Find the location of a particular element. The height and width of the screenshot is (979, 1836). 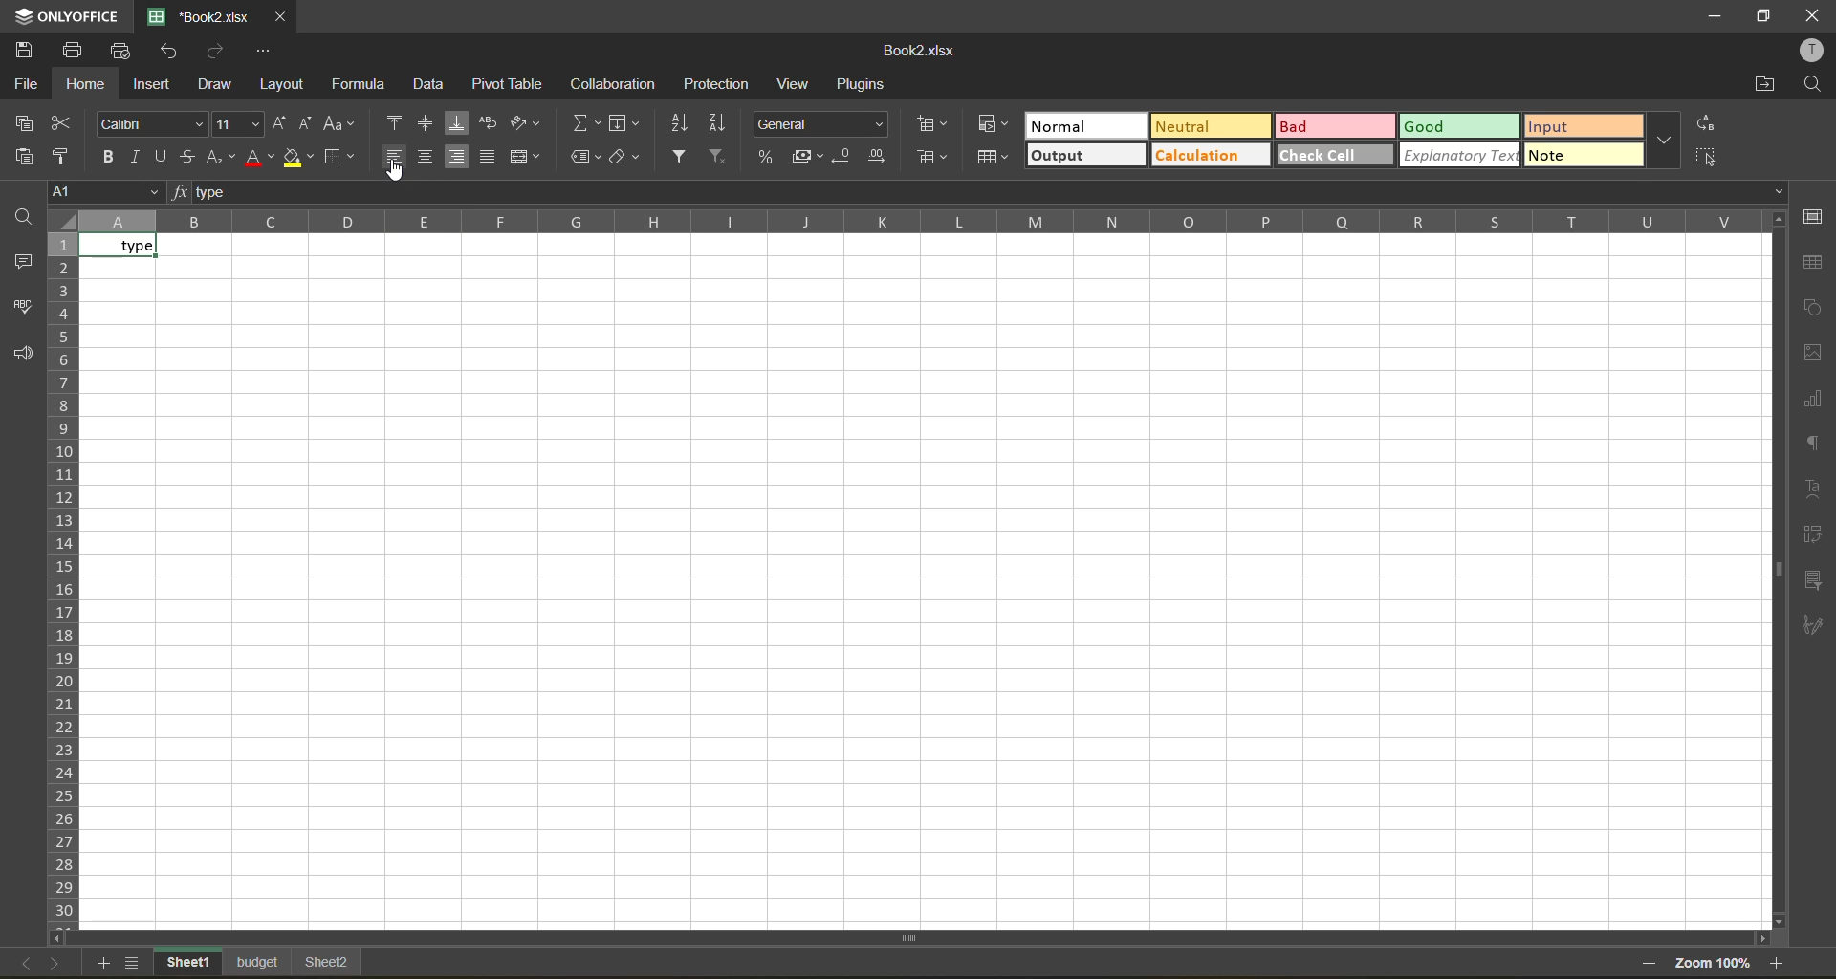

font style is located at coordinates (153, 124).